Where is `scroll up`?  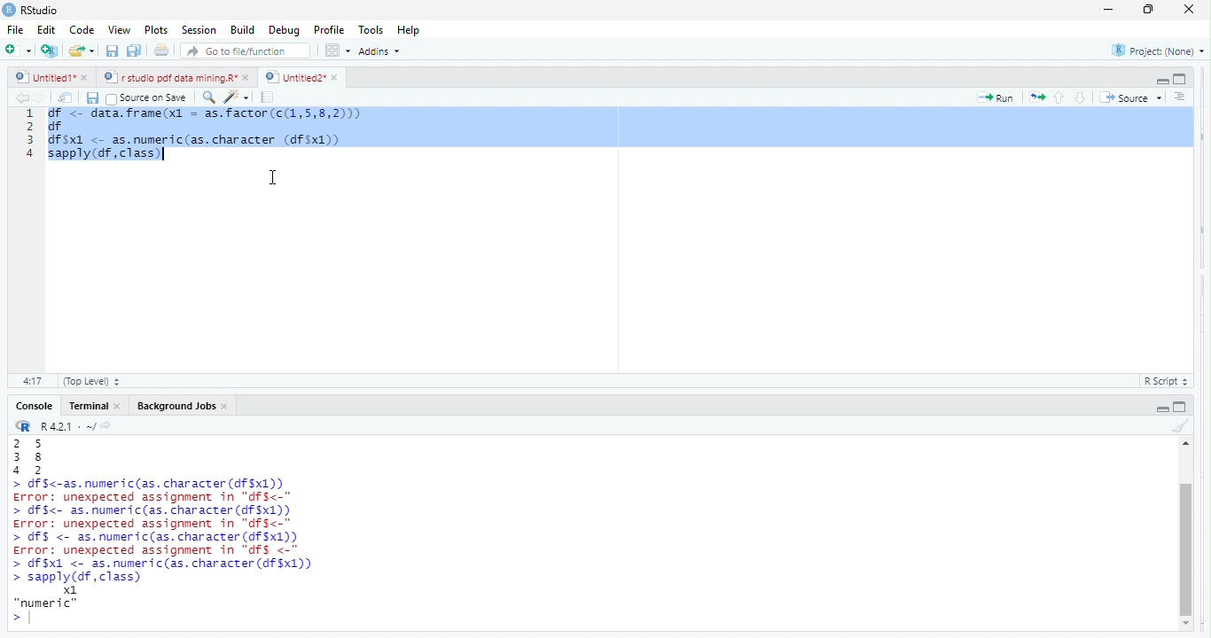 scroll up is located at coordinates (1187, 443).